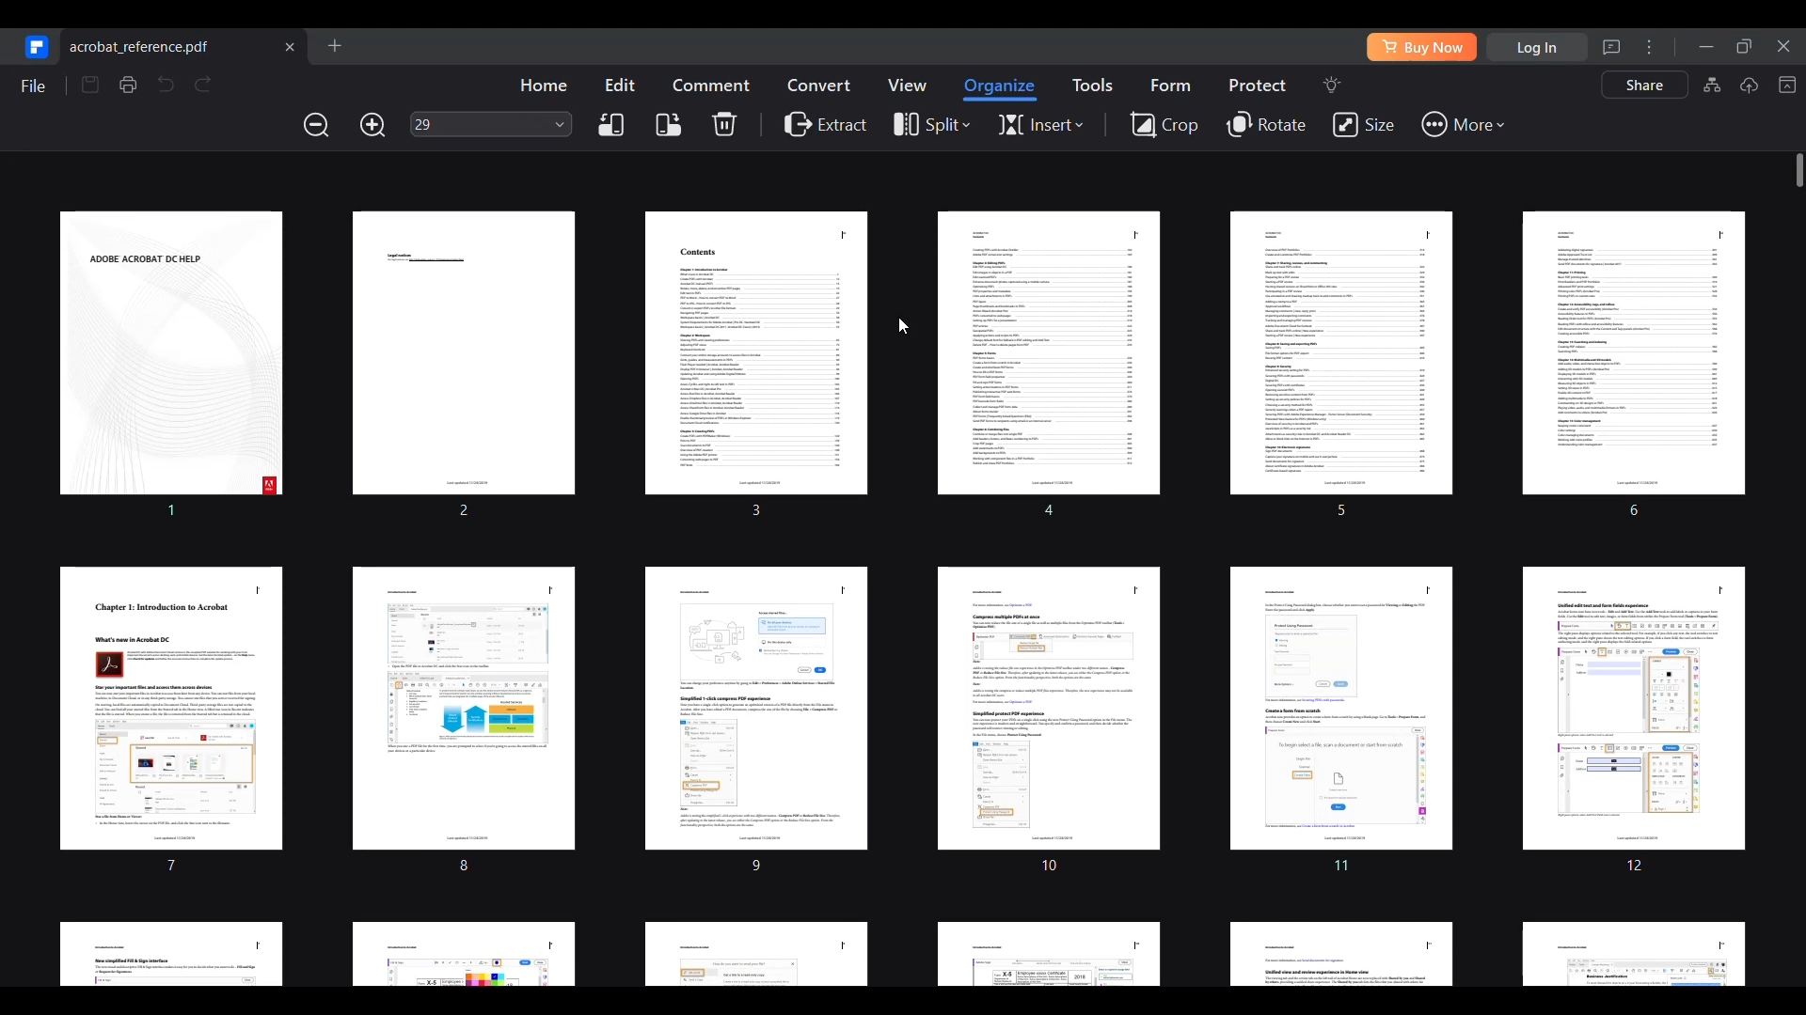 This screenshot has width=1806, height=1015. I want to click on Left rotate, so click(610, 125).